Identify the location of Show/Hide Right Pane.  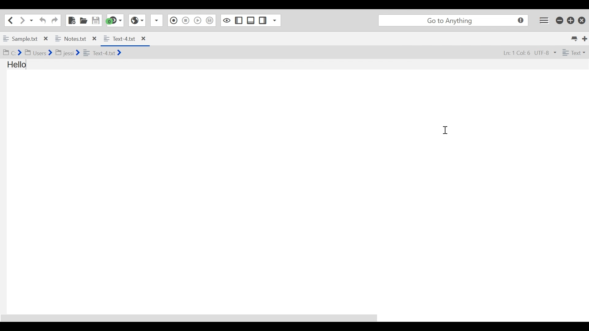
(263, 21).